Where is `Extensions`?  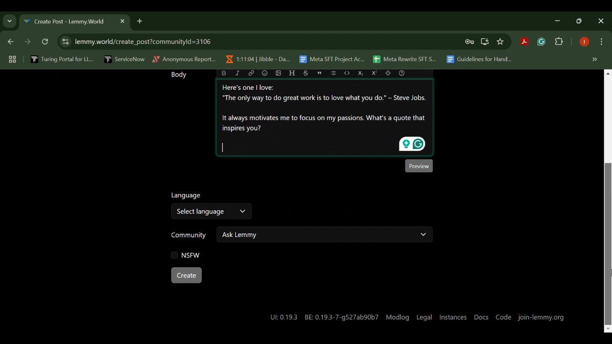 Extensions is located at coordinates (559, 42).